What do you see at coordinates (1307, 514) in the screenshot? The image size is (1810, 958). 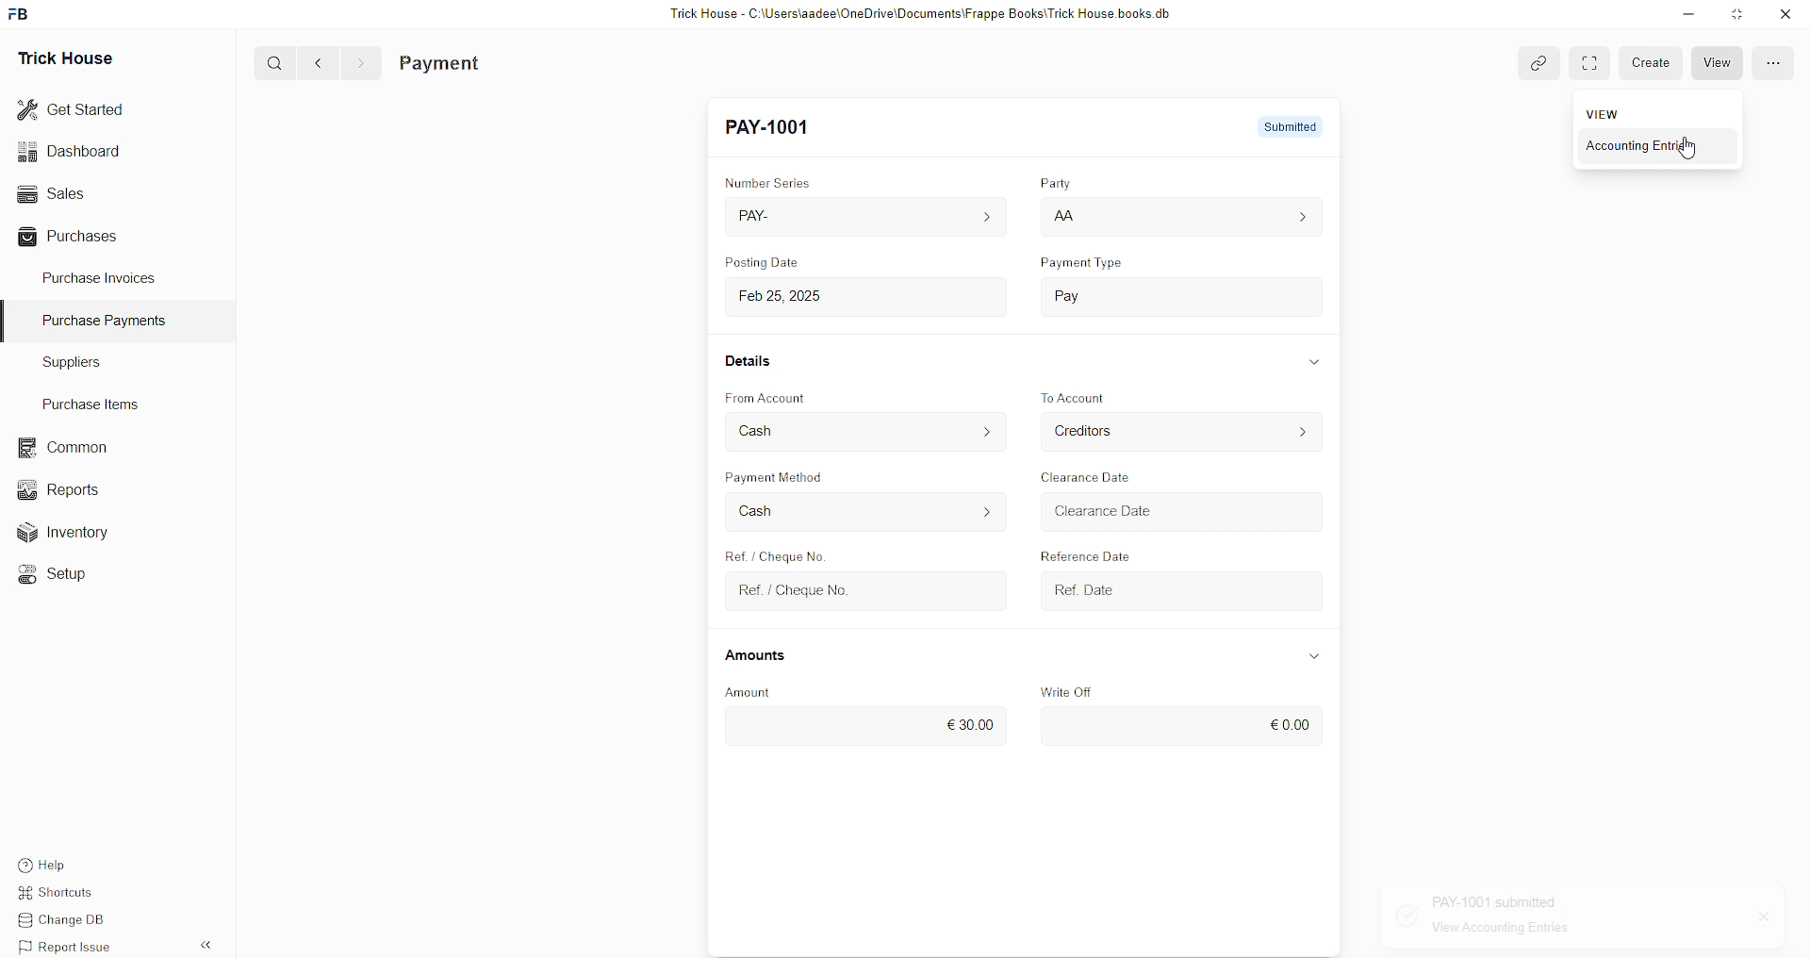 I see `calendar` at bounding box center [1307, 514].